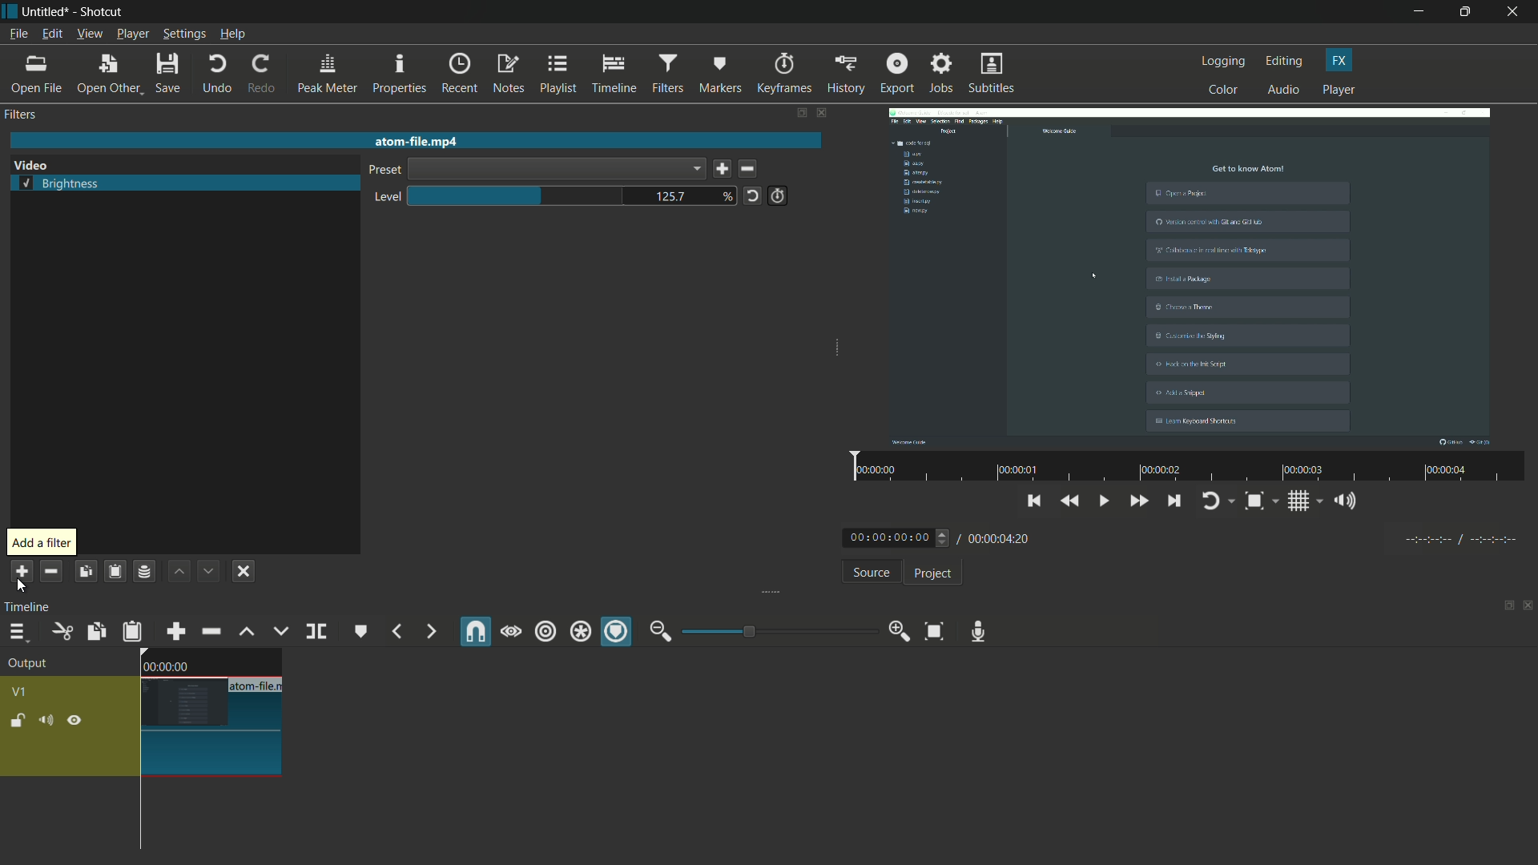 The image size is (1538, 865). I want to click on timecodes, so click(1459, 537).